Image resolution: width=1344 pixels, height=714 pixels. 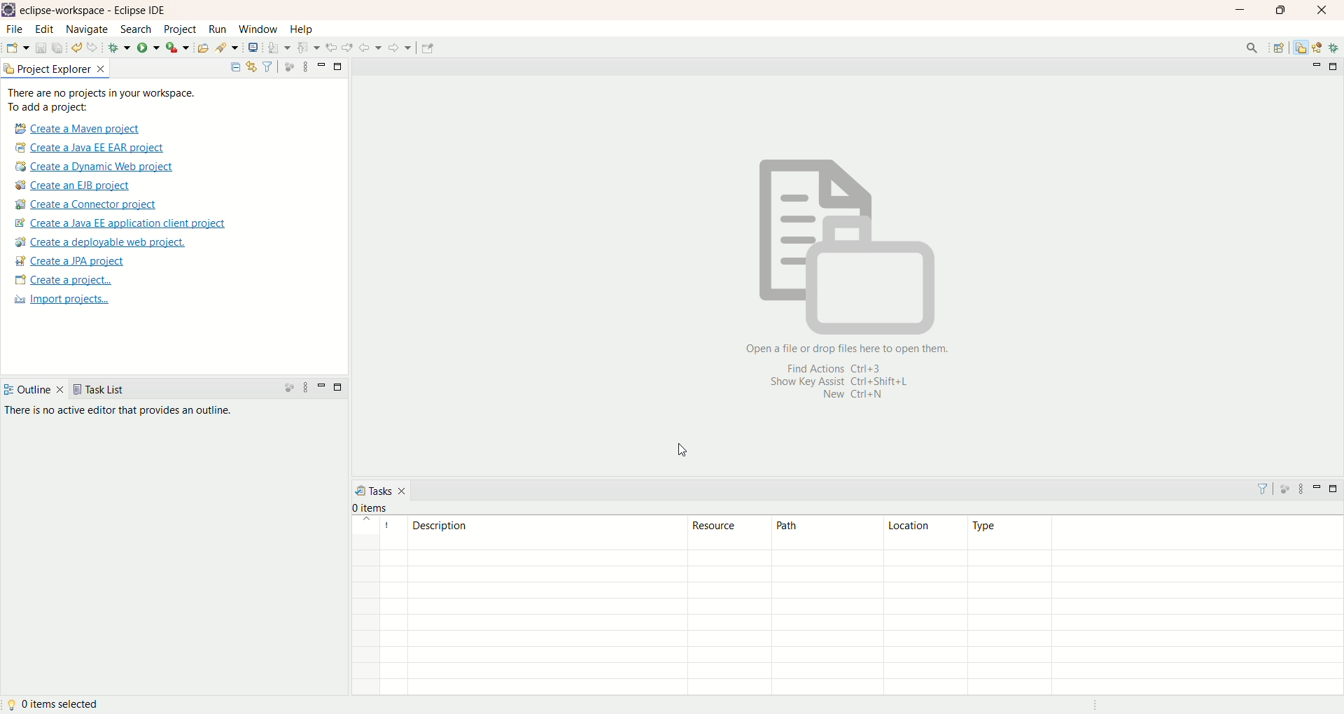 What do you see at coordinates (81, 127) in the screenshot?
I see `create a maven project` at bounding box center [81, 127].